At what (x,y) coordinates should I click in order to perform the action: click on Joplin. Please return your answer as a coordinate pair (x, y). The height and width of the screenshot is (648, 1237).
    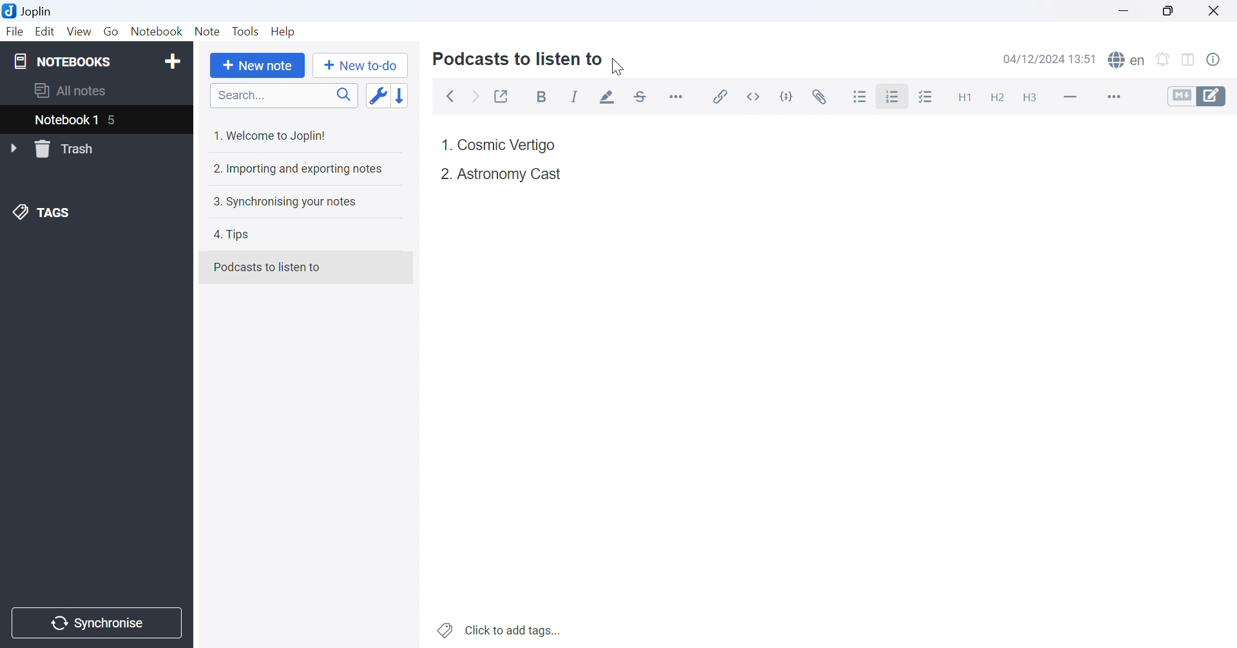
    Looking at the image, I should click on (30, 10).